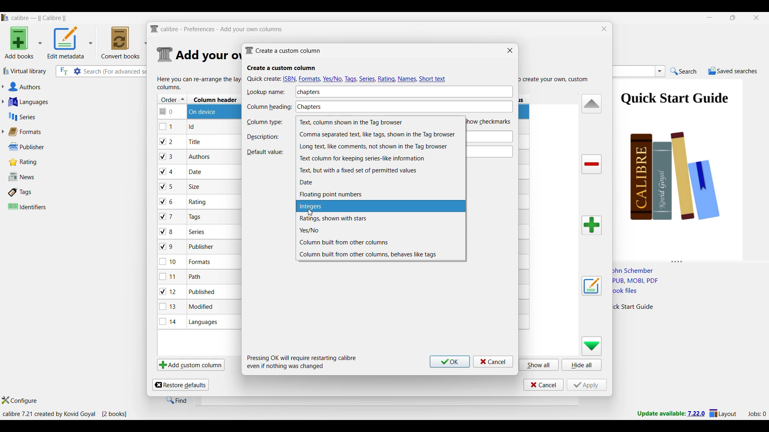 The height and width of the screenshot is (432, 769). Describe the element at coordinates (167, 247) in the screenshot. I see `checkbox - 9` at that location.